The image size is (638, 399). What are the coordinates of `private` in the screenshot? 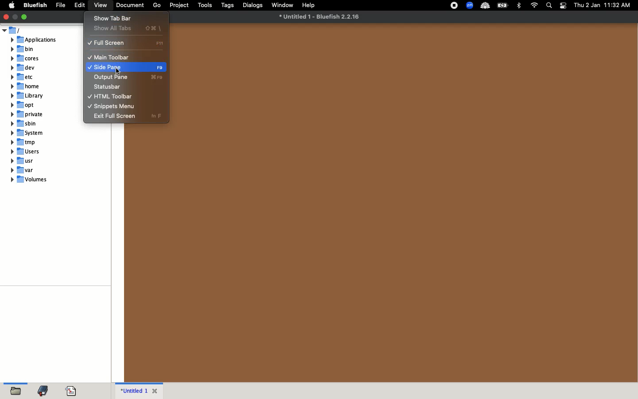 It's located at (28, 114).